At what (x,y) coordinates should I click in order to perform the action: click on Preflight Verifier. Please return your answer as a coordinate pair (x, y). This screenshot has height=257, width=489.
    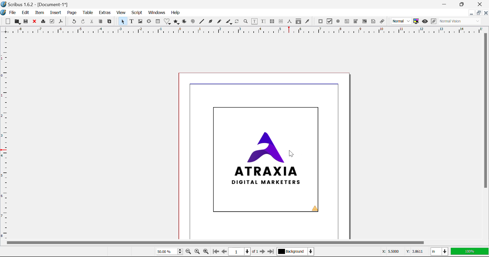
    Looking at the image, I should click on (52, 22).